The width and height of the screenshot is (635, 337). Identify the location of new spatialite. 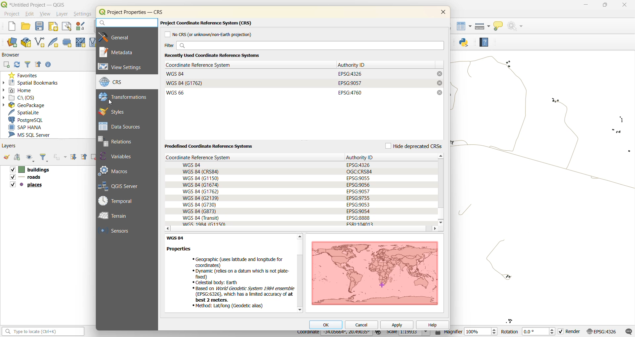
(55, 42).